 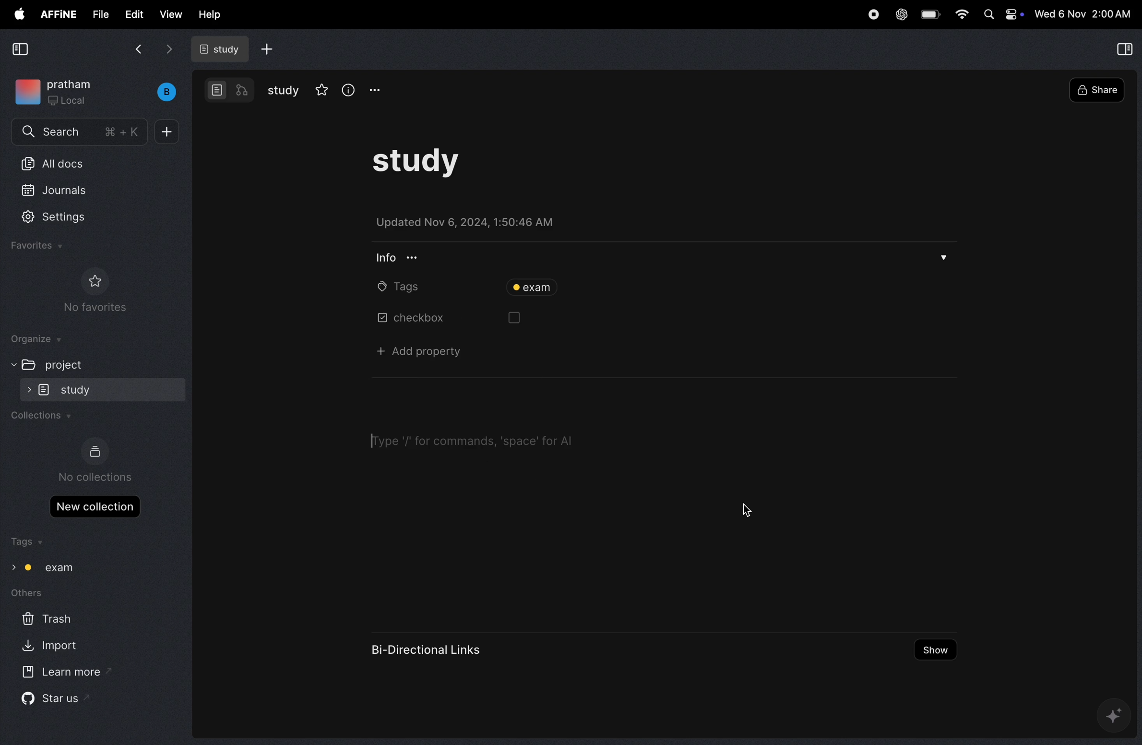 What do you see at coordinates (1083, 15) in the screenshot?
I see `time and date` at bounding box center [1083, 15].